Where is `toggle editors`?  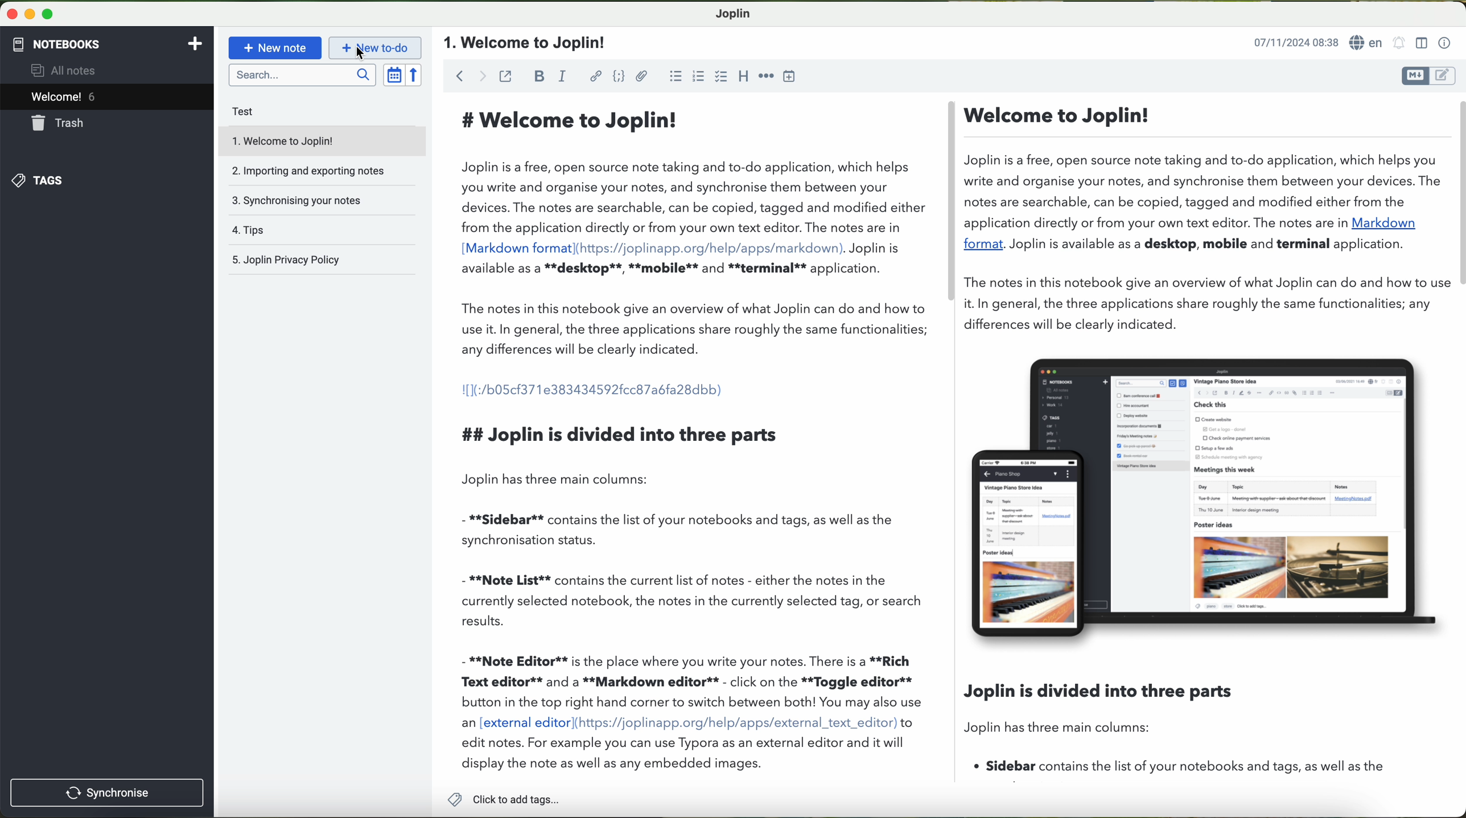
toggle editors is located at coordinates (1430, 76).